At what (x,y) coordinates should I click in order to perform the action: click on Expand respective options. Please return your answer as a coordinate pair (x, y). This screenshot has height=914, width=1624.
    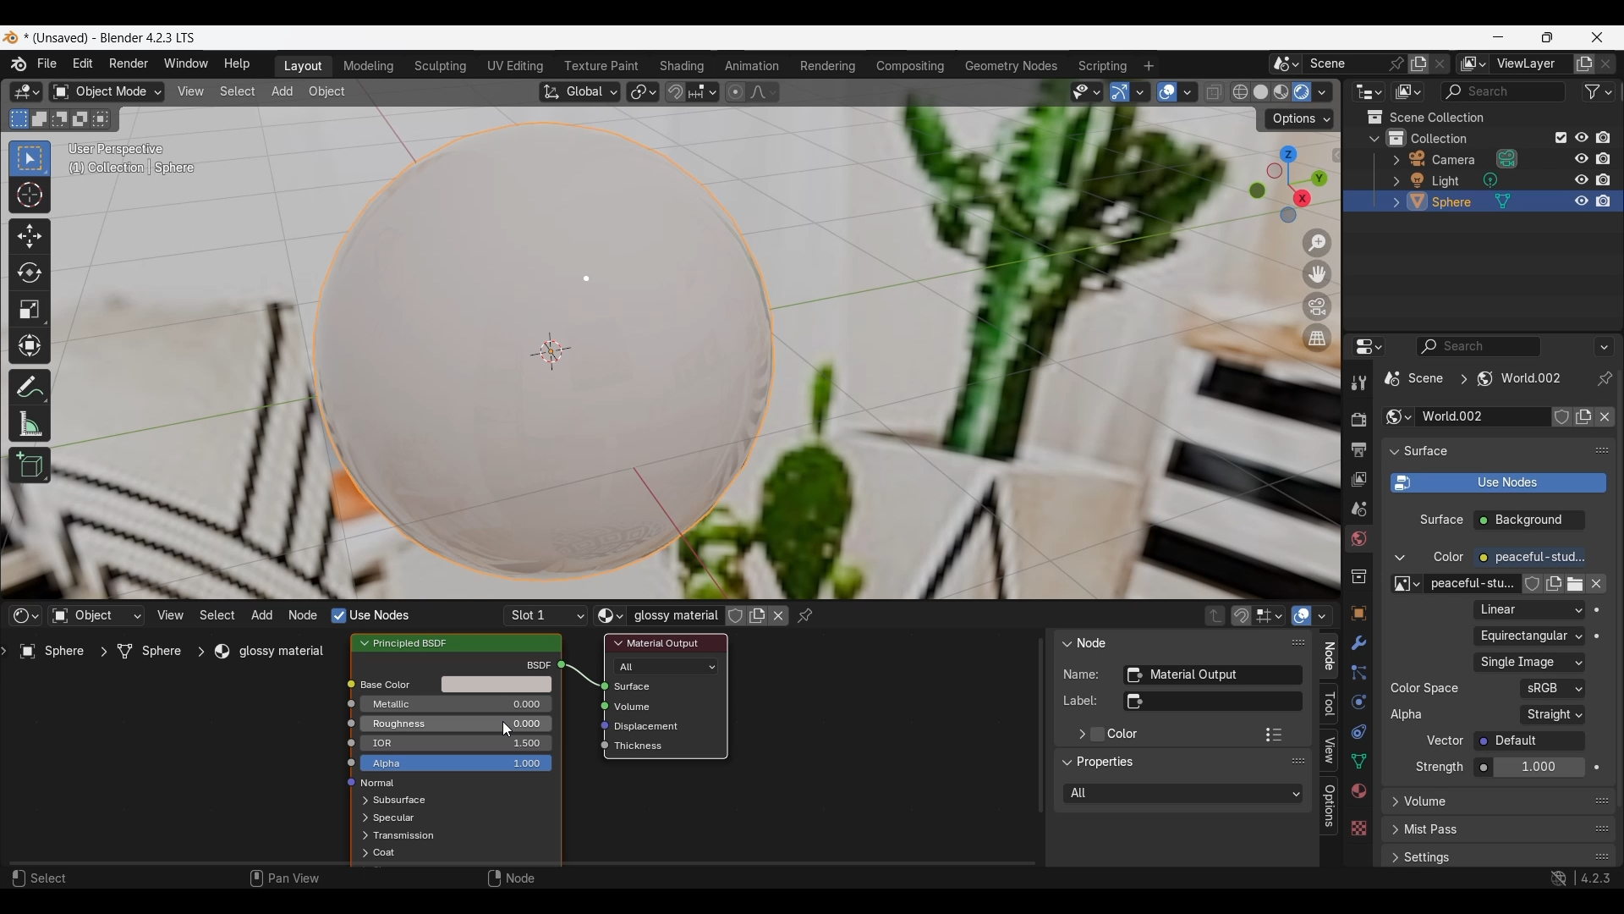
    Looking at the image, I should click on (360, 801).